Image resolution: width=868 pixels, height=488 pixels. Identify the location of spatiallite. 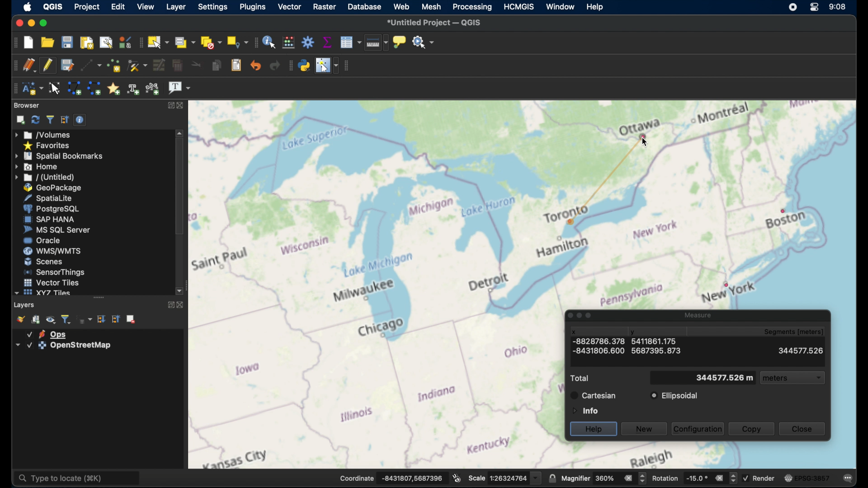
(55, 197).